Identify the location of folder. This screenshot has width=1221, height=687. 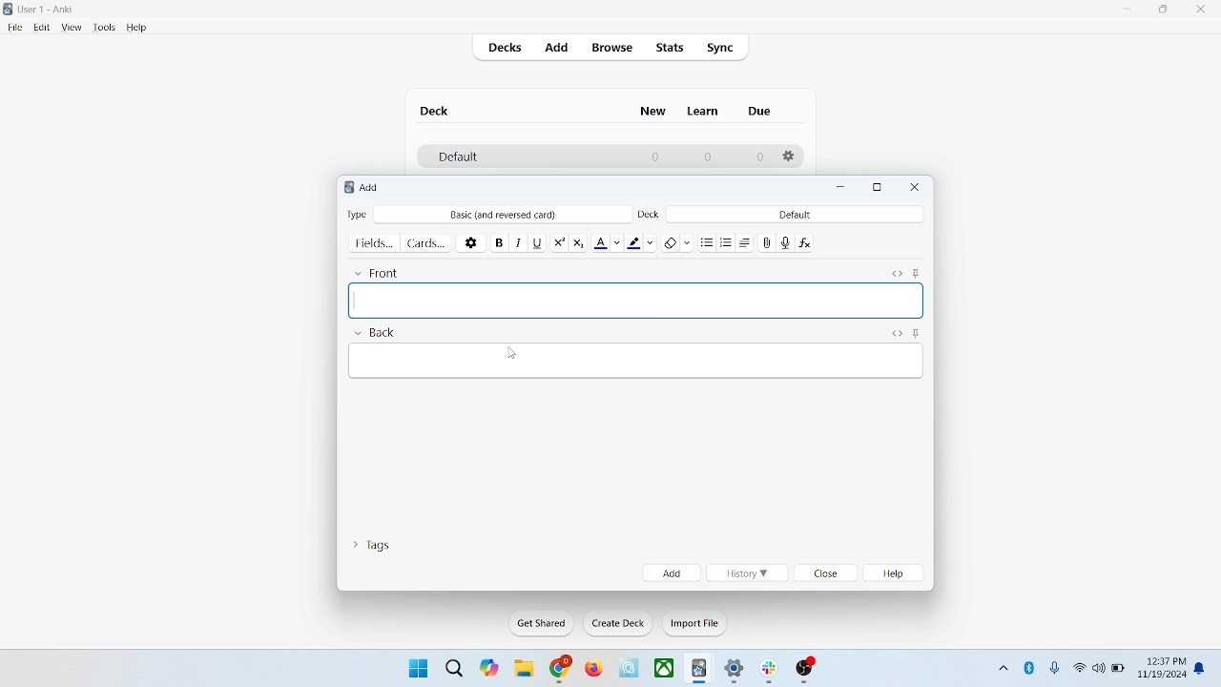
(523, 670).